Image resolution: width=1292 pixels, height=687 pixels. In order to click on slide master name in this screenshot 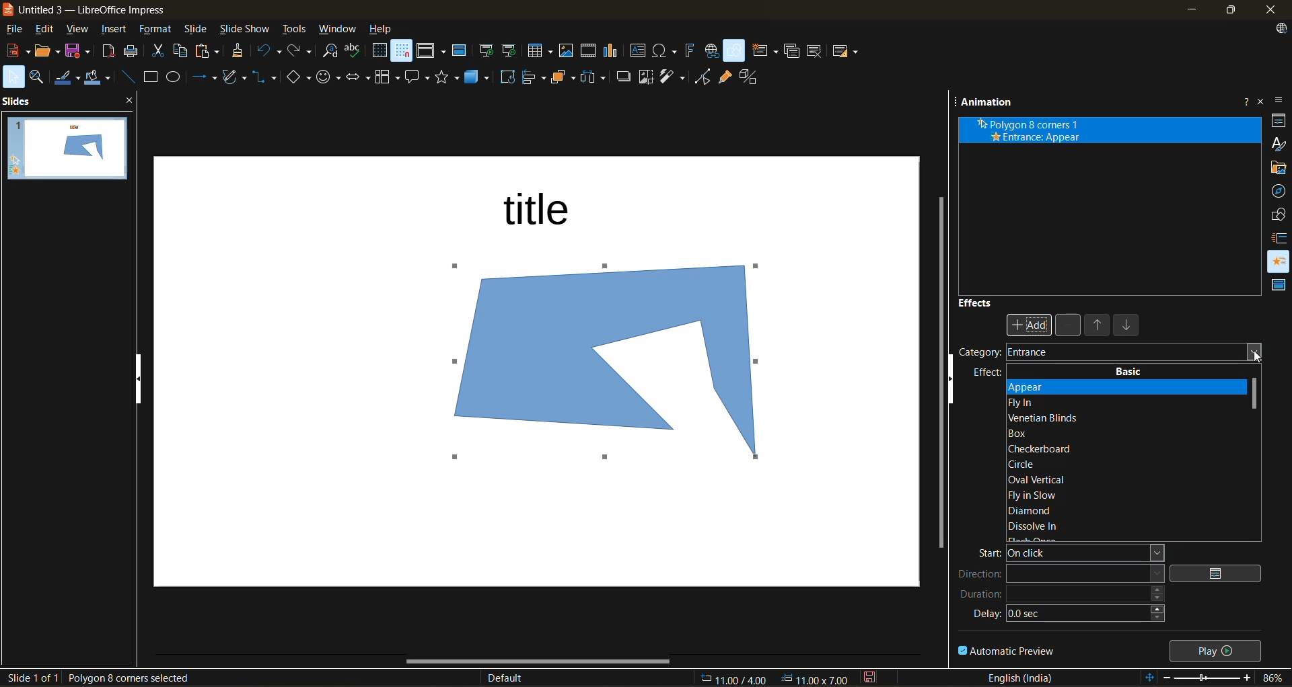, I will do `click(511, 679)`.